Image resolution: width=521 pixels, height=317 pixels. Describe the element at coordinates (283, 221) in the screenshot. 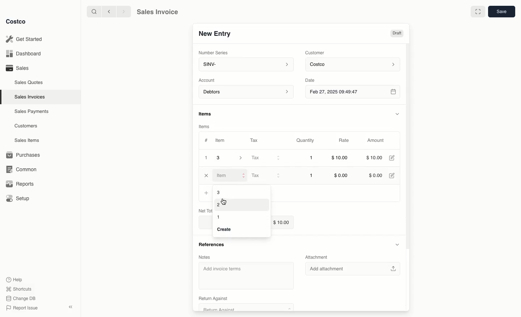

I see `$10.00` at that location.